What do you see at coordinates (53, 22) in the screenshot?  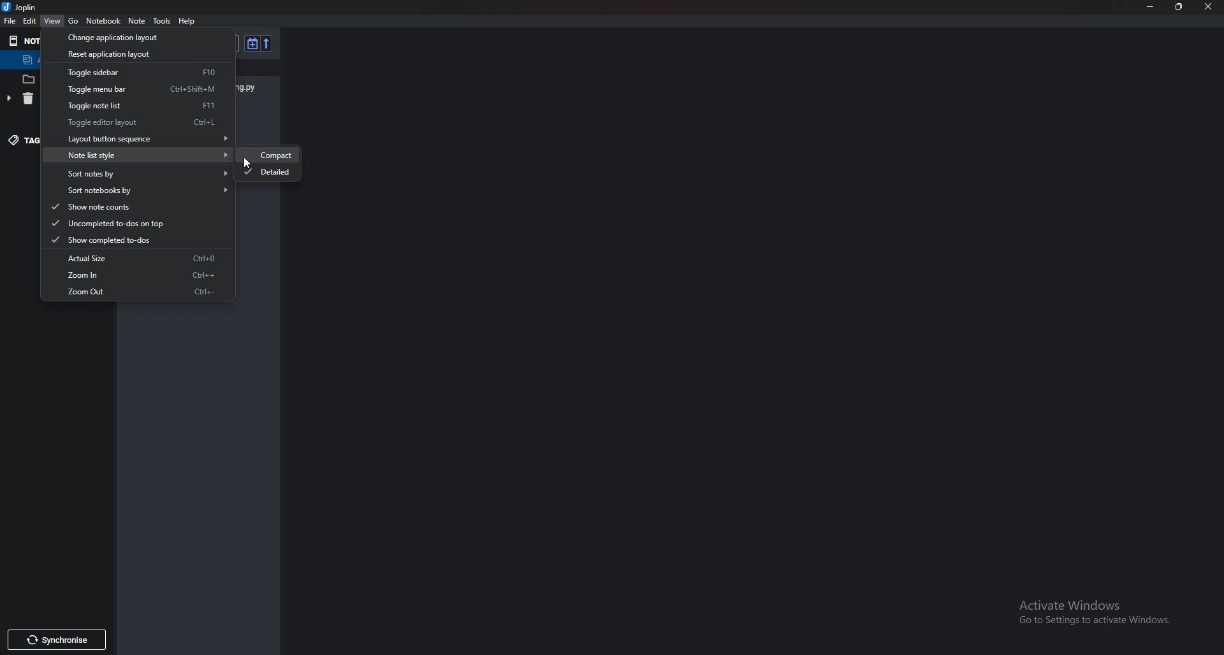 I see `view` at bounding box center [53, 22].